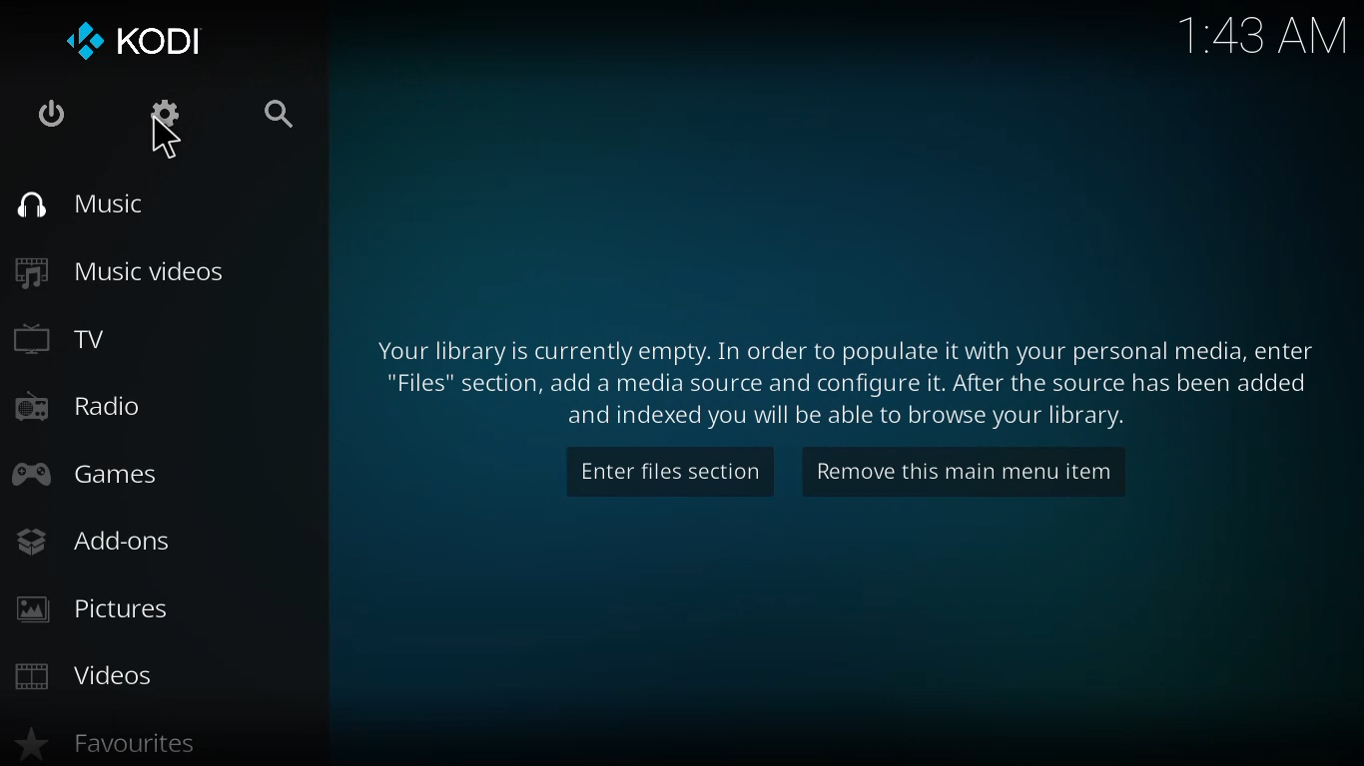  I want to click on videos, so click(87, 670).